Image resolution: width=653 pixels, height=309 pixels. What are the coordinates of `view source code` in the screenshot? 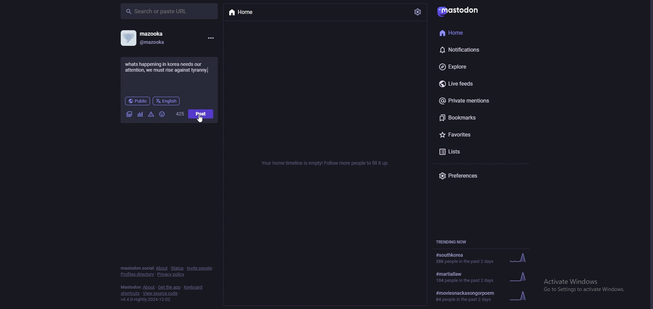 It's located at (162, 293).